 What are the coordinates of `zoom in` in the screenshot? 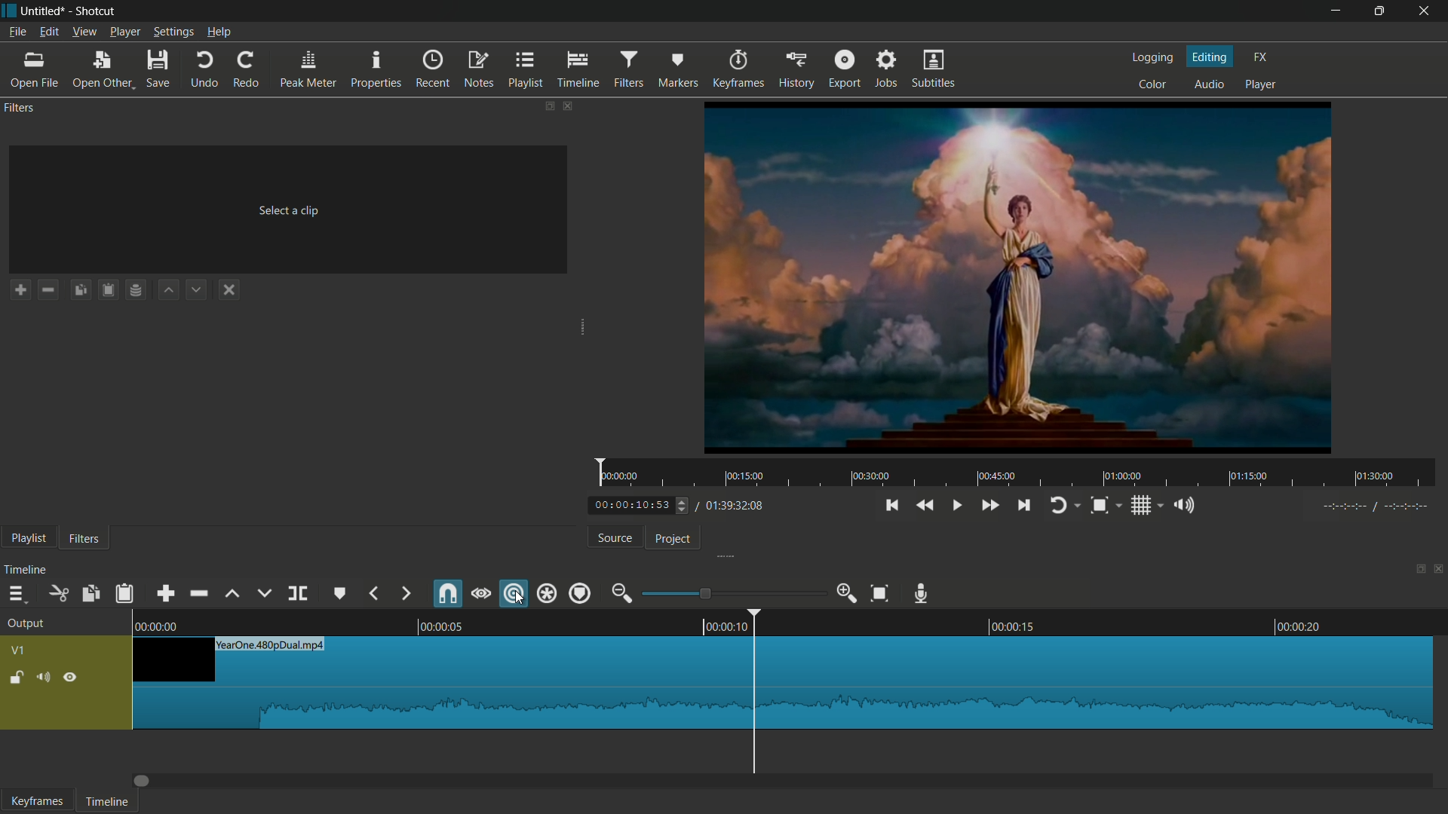 It's located at (848, 593).